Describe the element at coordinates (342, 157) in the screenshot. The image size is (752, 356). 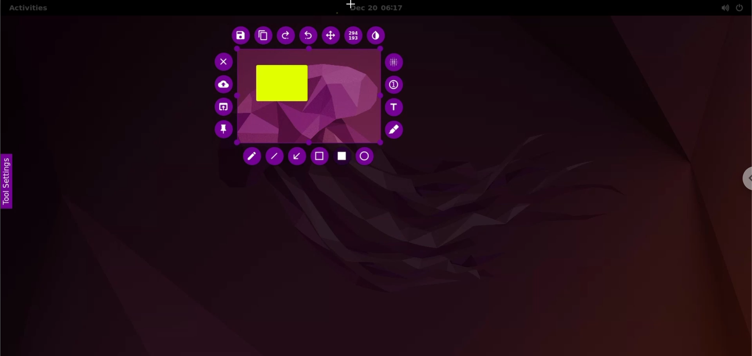
I see `rectangle tool` at that location.